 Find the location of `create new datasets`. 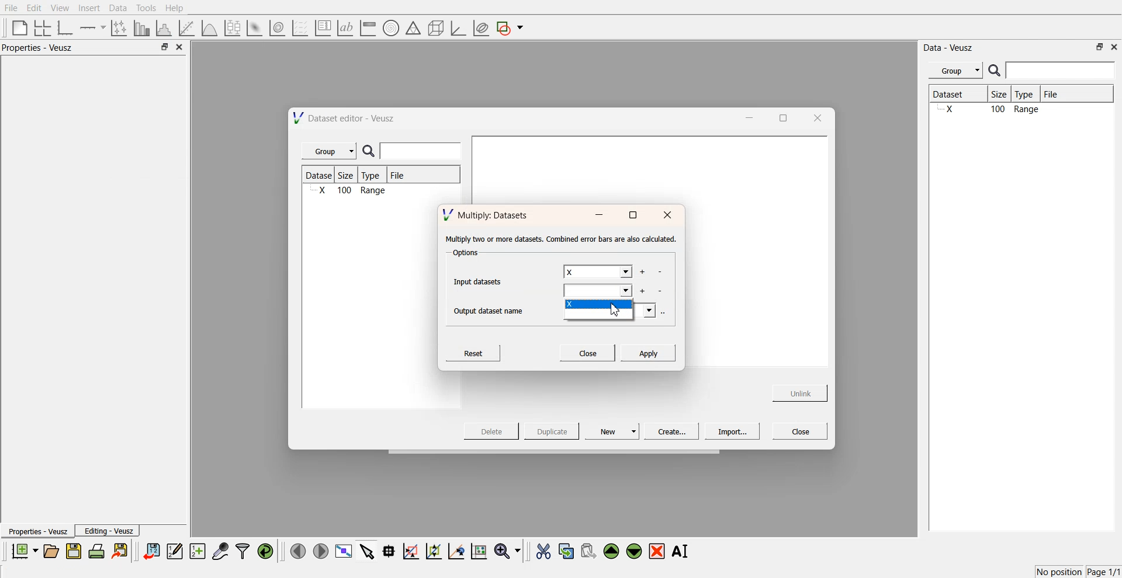

create new datasets is located at coordinates (198, 551).